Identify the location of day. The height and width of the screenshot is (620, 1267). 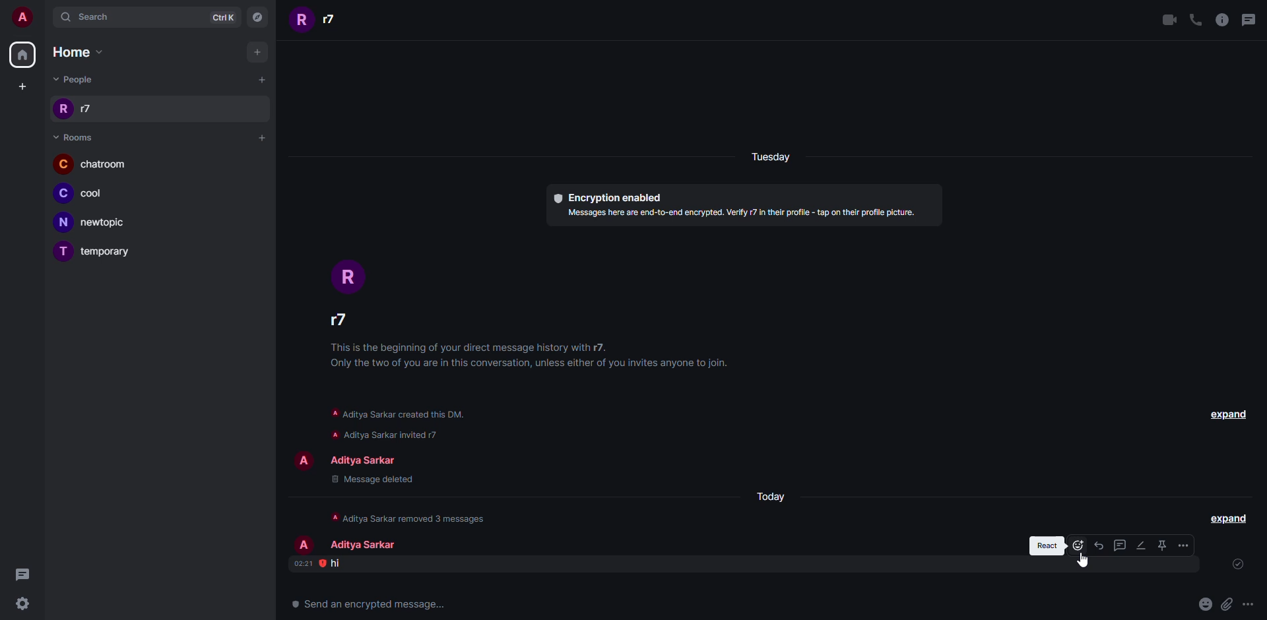
(769, 157).